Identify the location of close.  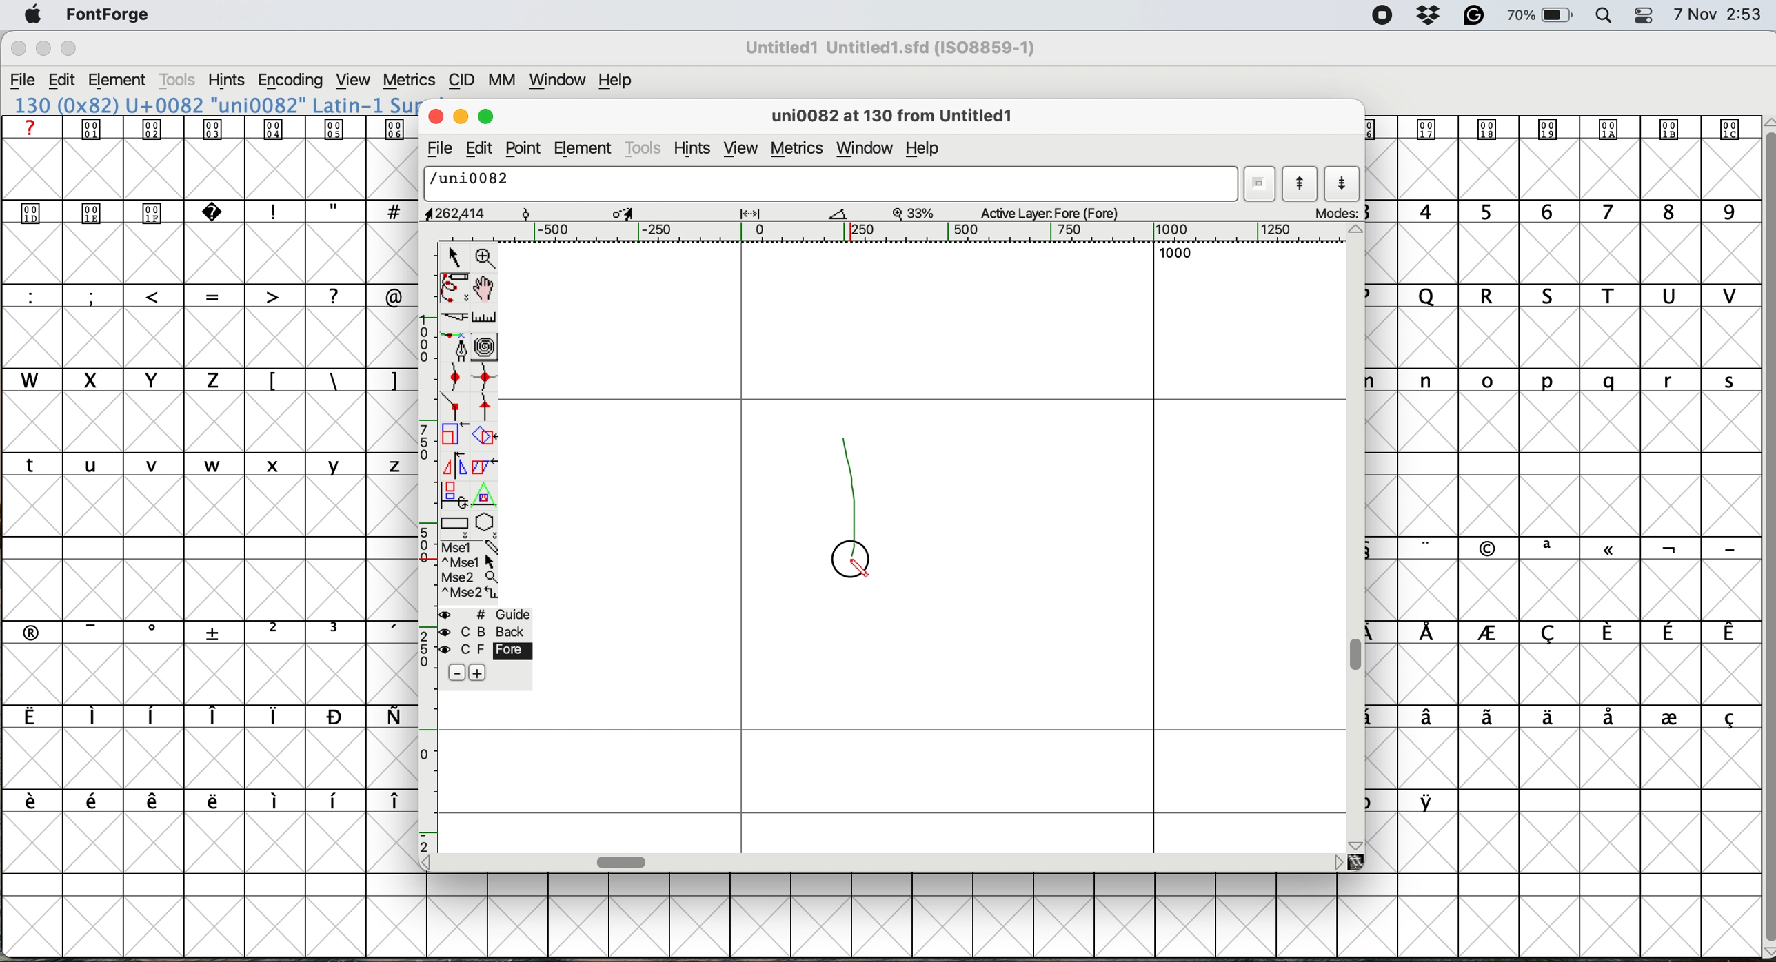
(17, 50).